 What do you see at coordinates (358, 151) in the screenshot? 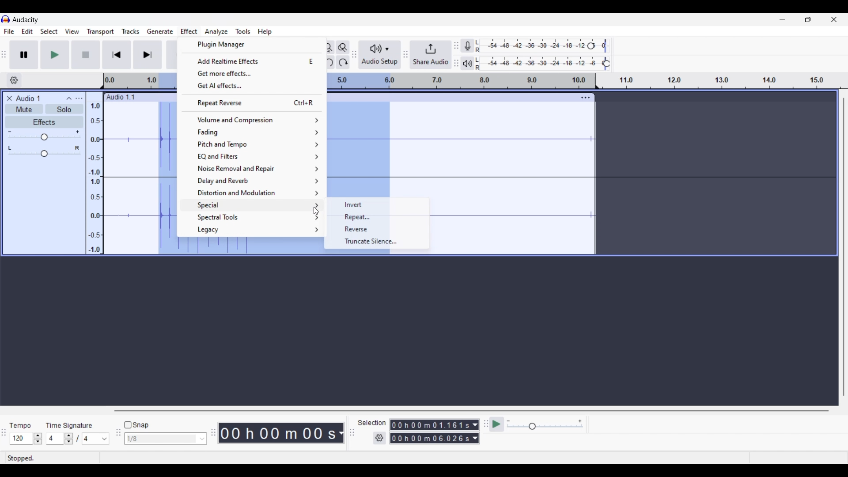
I see `Portion of recorded audio track selected` at bounding box center [358, 151].